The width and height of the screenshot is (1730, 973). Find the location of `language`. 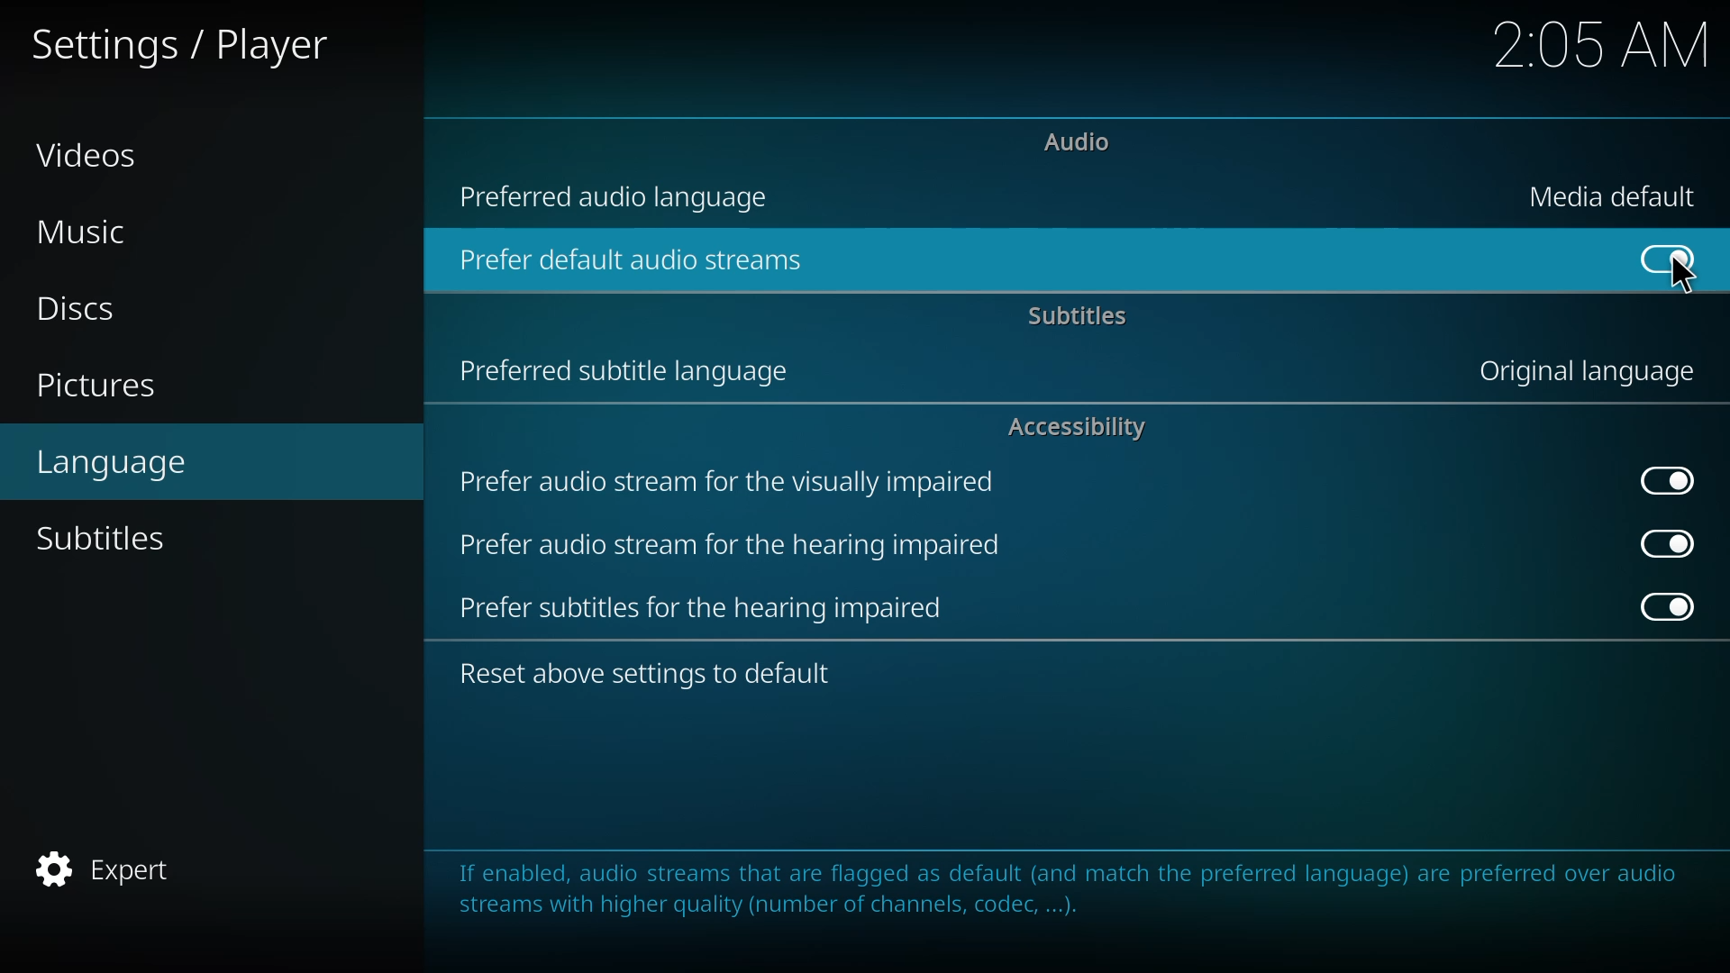

language is located at coordinates (119, 460).